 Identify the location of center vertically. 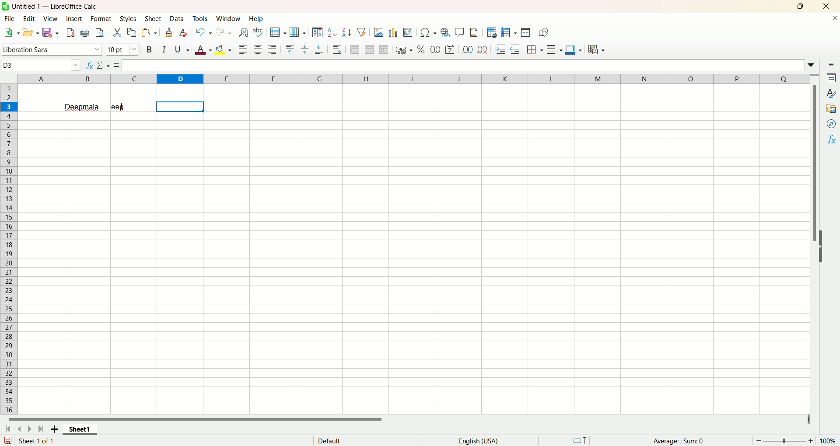
(304, 50).